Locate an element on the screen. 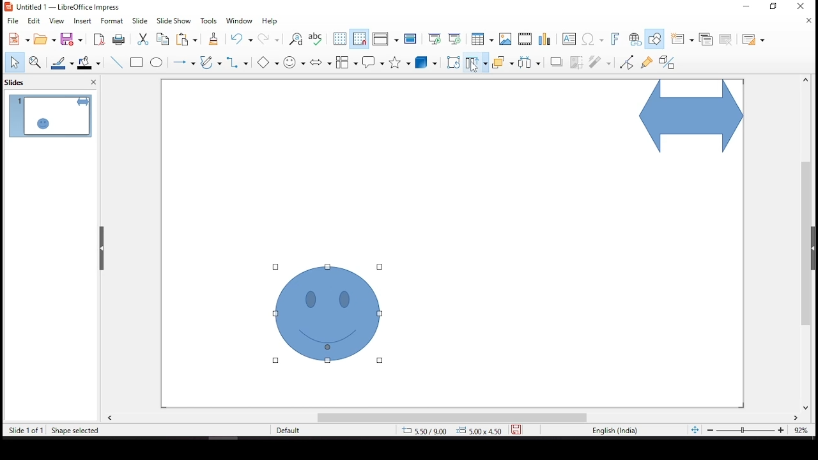 Image resolution: width=818 pixels, height=460 pixels. text box is located at coordinates (571, 40).